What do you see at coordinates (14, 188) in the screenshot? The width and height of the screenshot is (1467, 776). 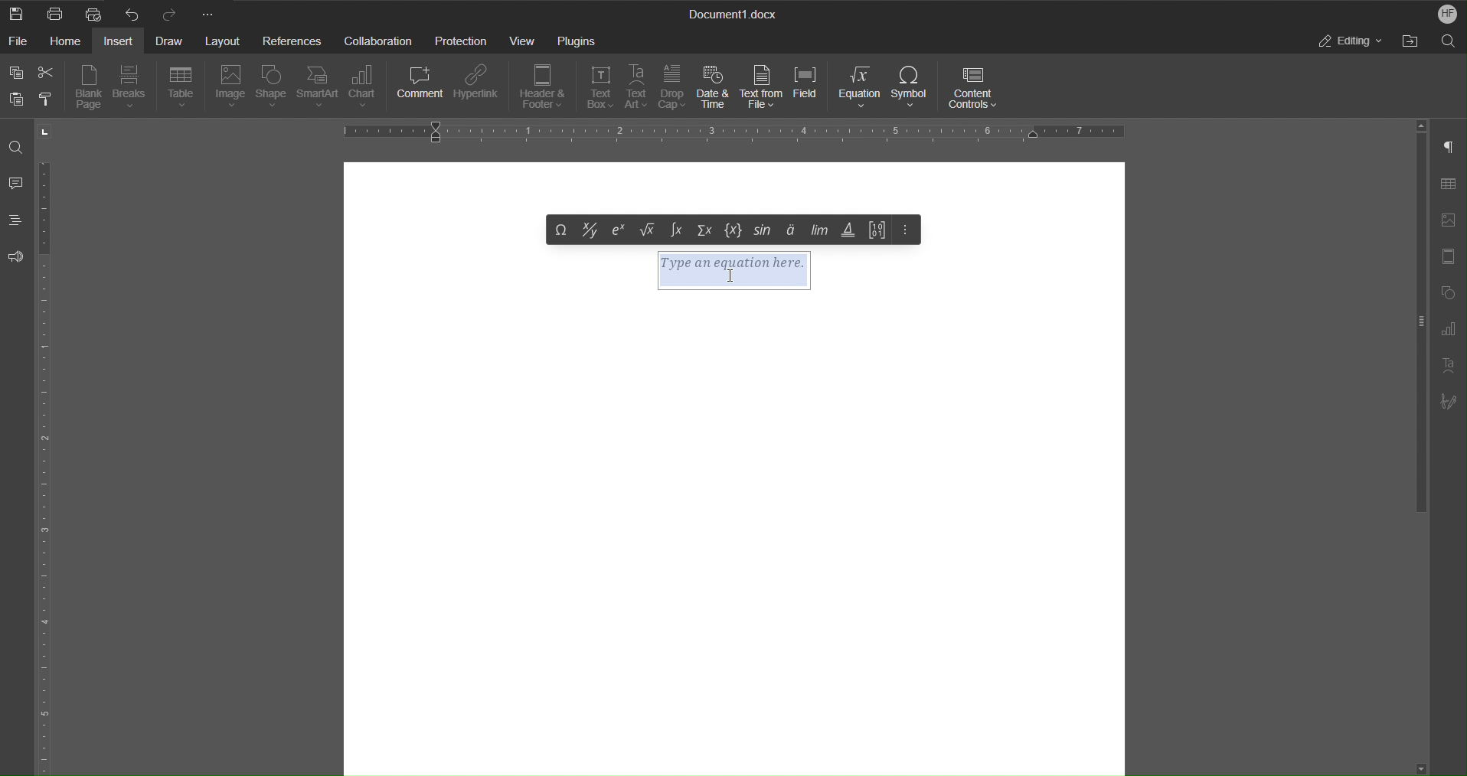 I see `Comments` at bounding box center [14, 188].